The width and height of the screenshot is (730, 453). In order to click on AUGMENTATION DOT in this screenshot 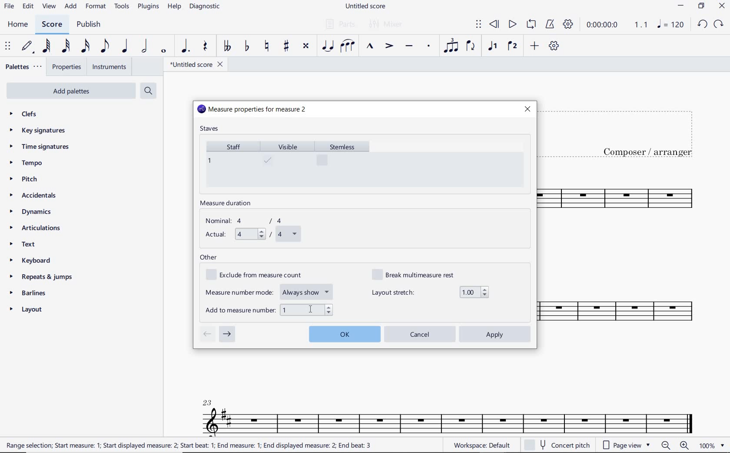, I will do `click(186, 46)`.